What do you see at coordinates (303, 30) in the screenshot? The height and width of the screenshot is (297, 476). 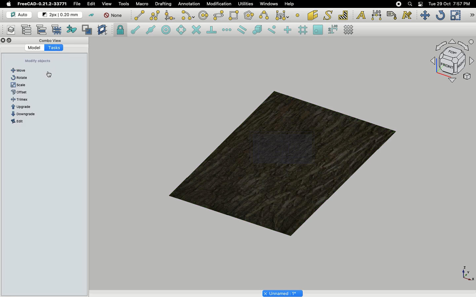 I see `Snap grid` at bounding box center [303, 30].